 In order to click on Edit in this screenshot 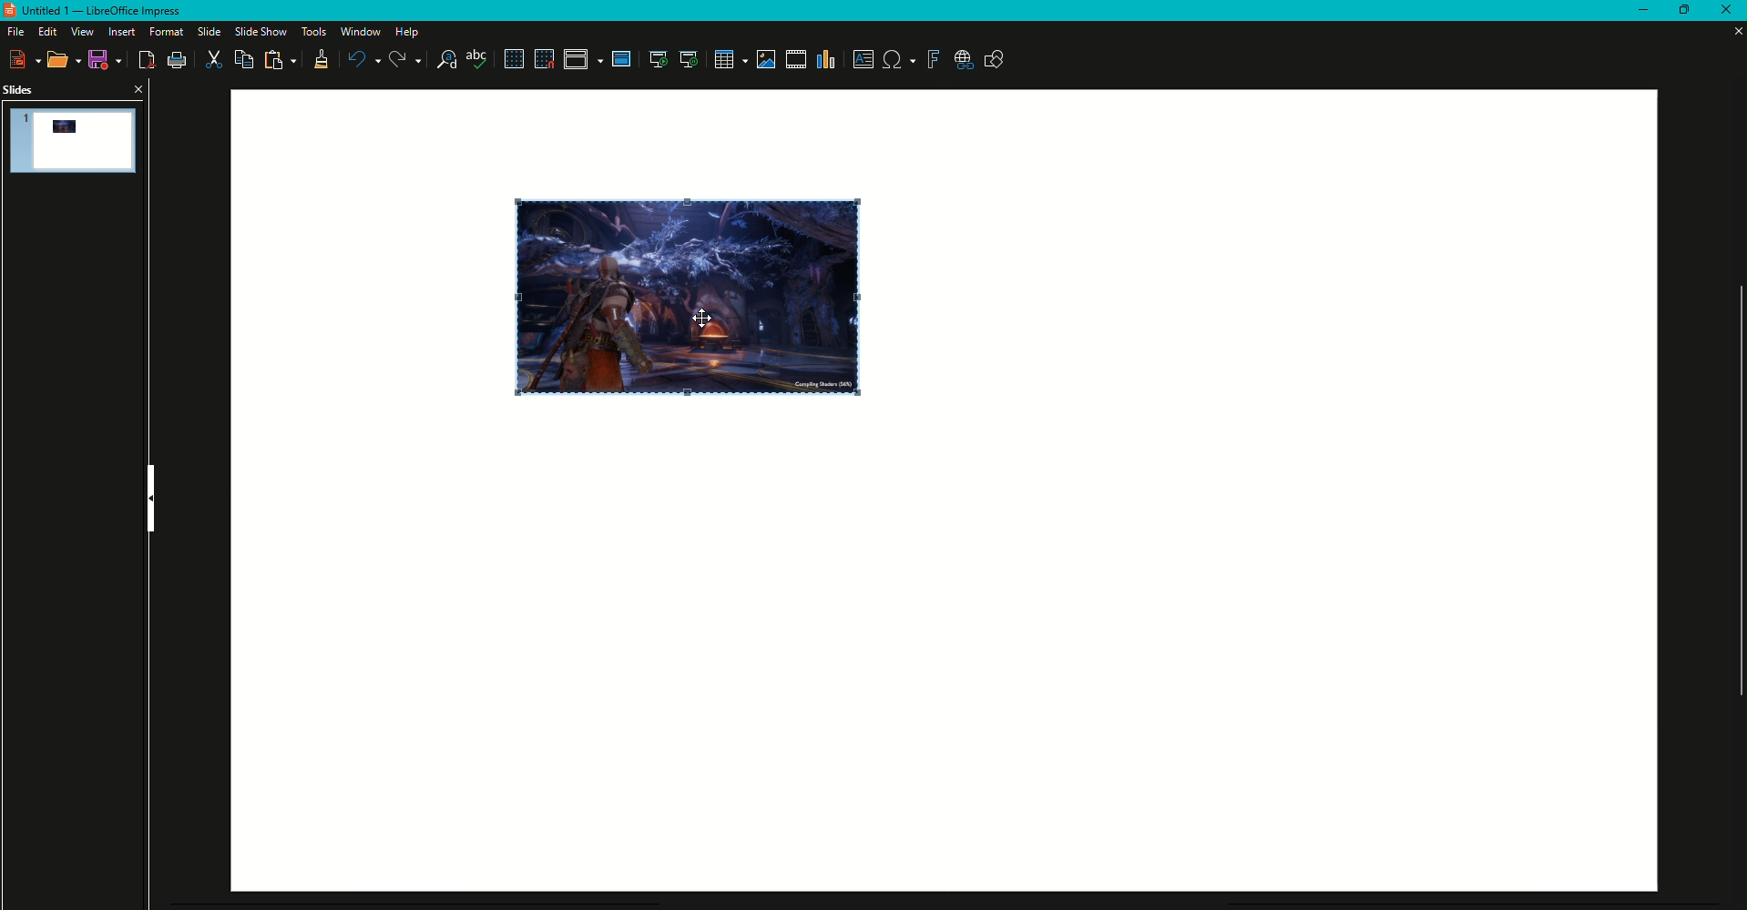, I will do `click(46, 32)`.